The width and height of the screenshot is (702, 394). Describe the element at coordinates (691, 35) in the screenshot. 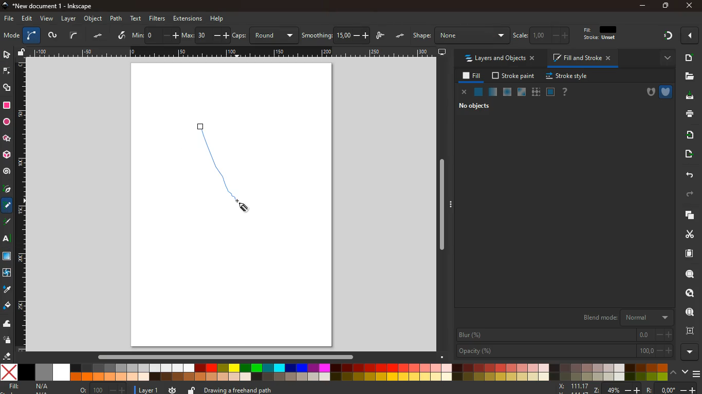

I see `more` at that location.